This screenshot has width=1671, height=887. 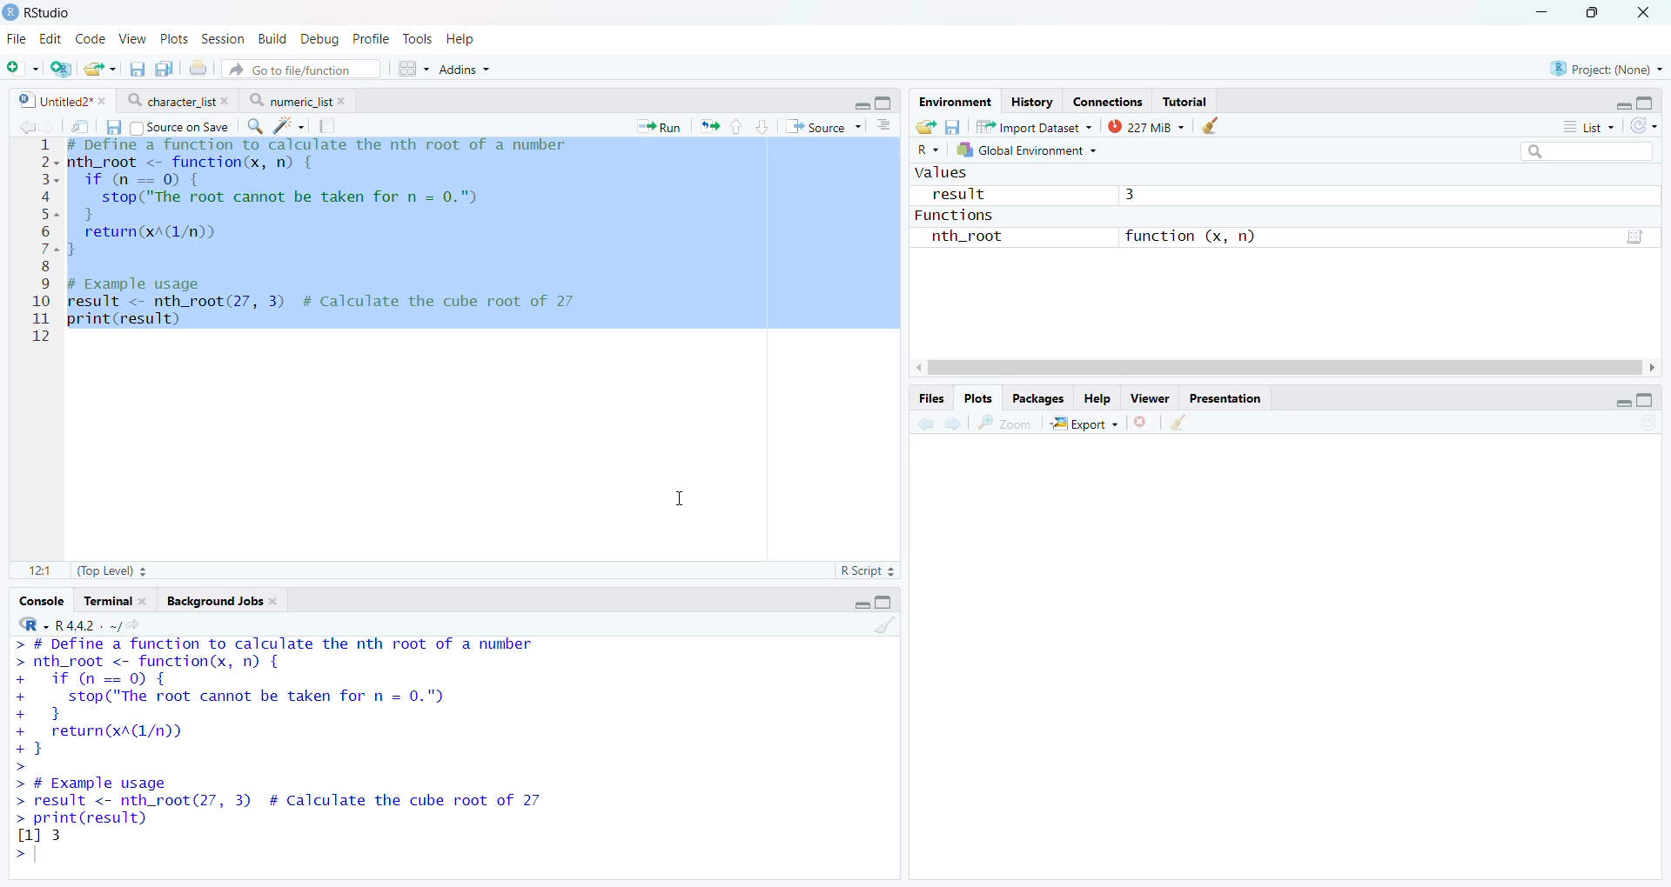 I want to click on Search, so click(x=1585, y=151).